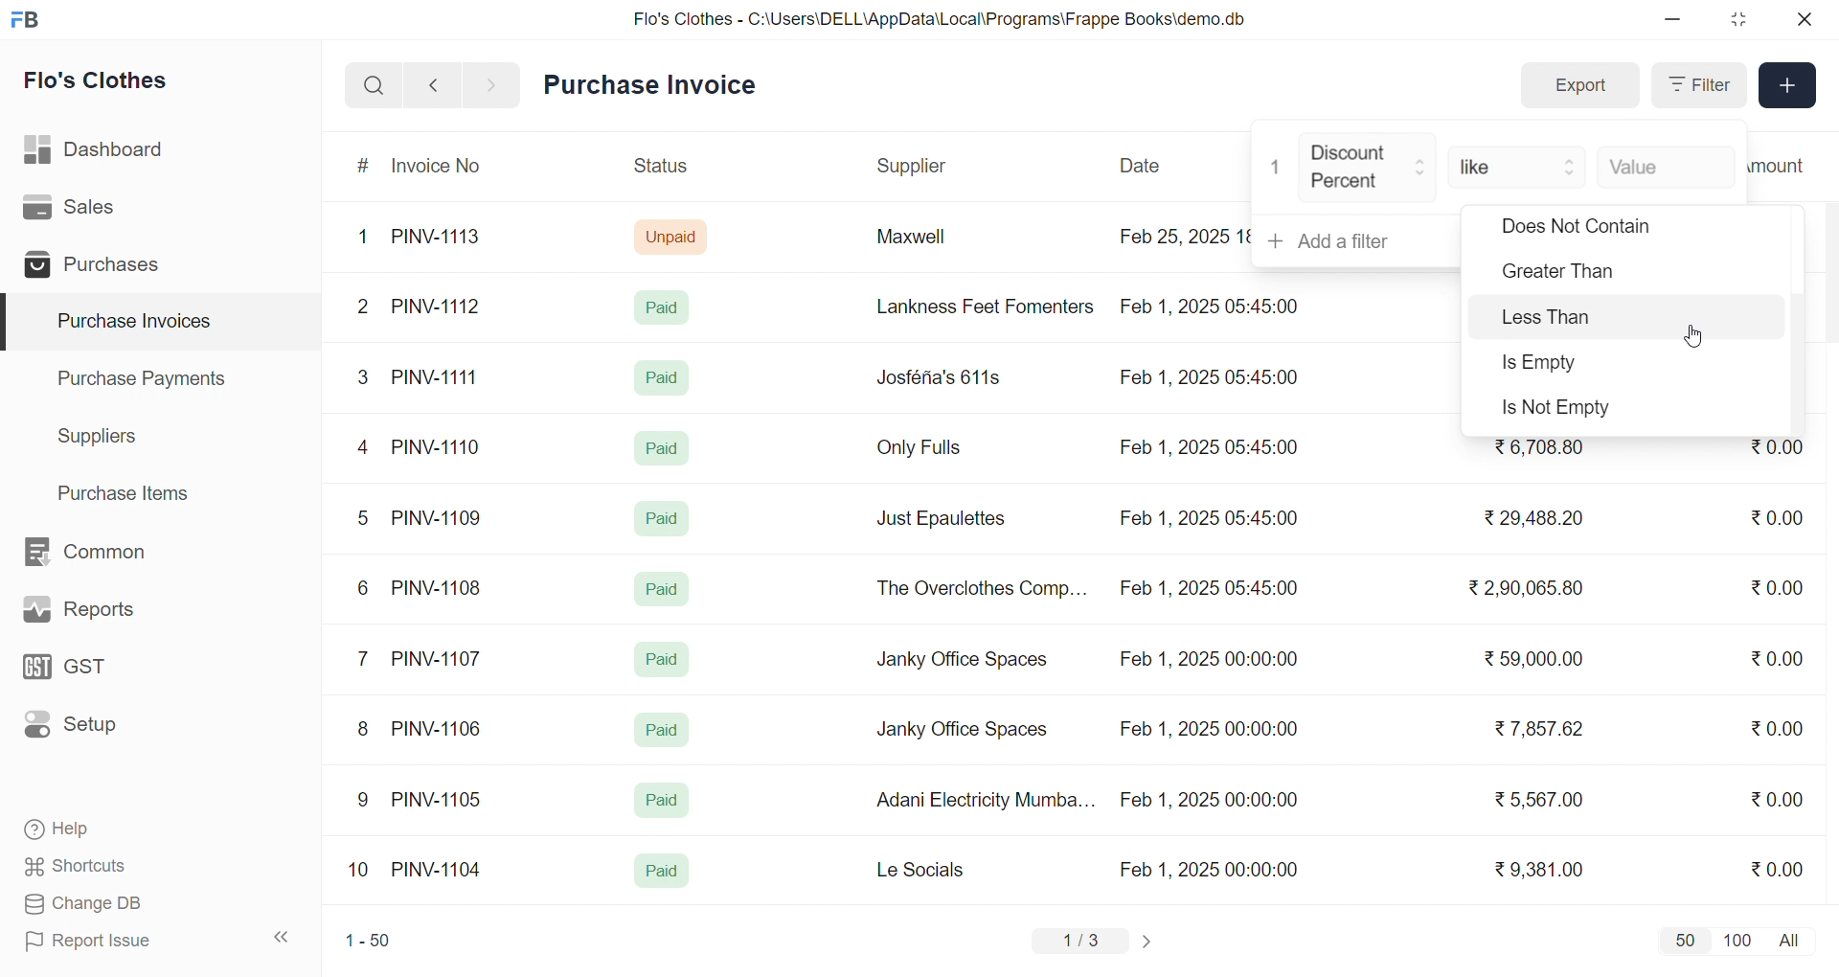  What do you see at coordinates (11, 323) in the screenshot?
I see `selected` at bounding box center [11, 323].